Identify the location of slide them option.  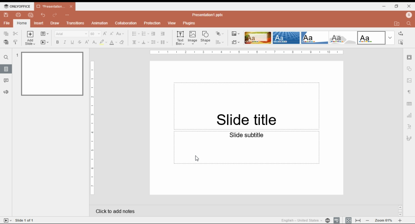
(344, 38).